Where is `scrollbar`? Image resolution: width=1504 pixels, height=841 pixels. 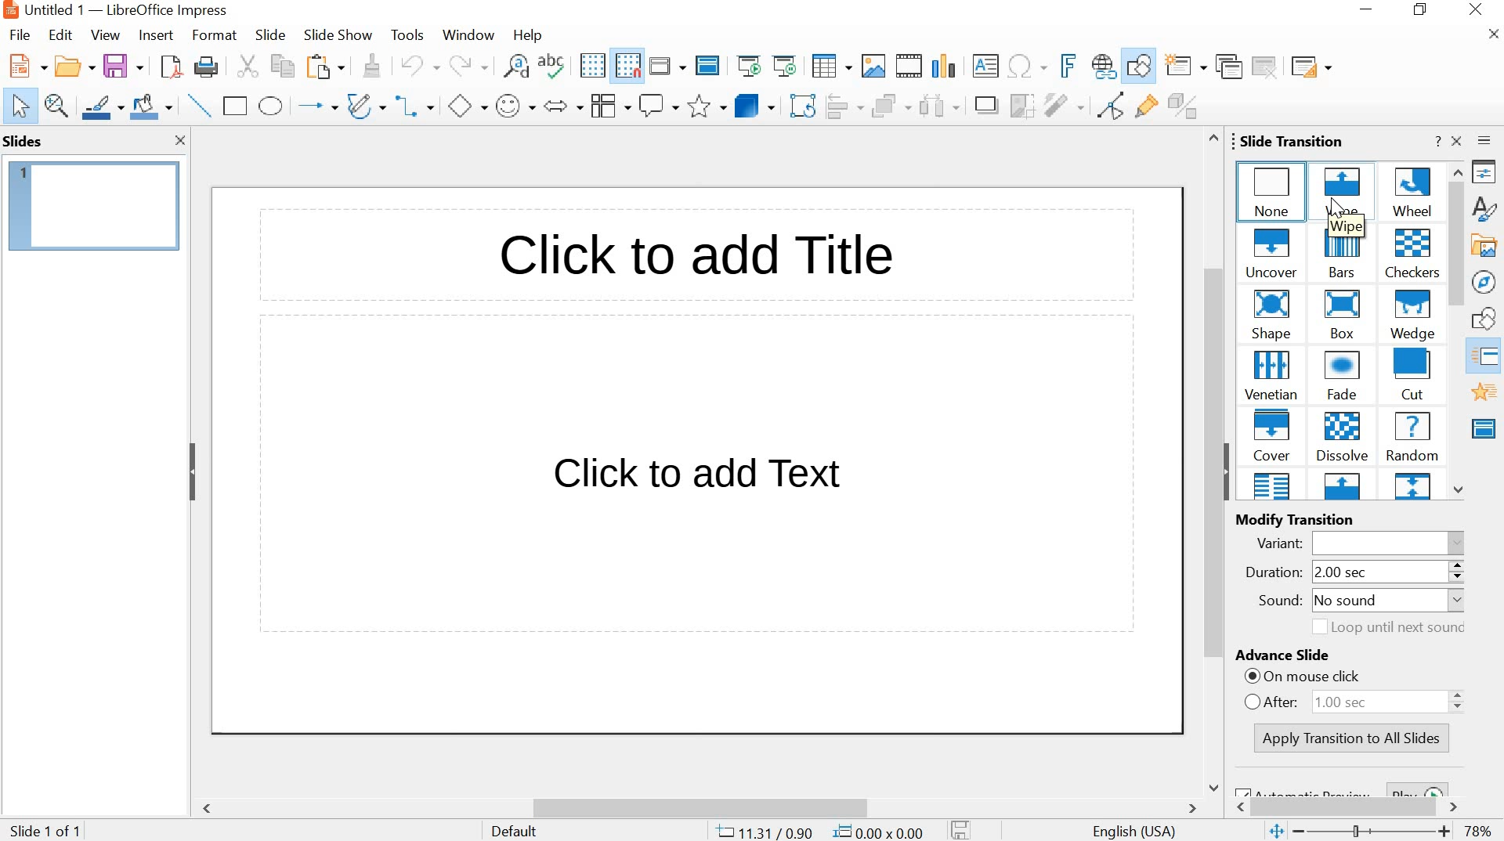
scrollbar is located at coordinates (1212, 462).